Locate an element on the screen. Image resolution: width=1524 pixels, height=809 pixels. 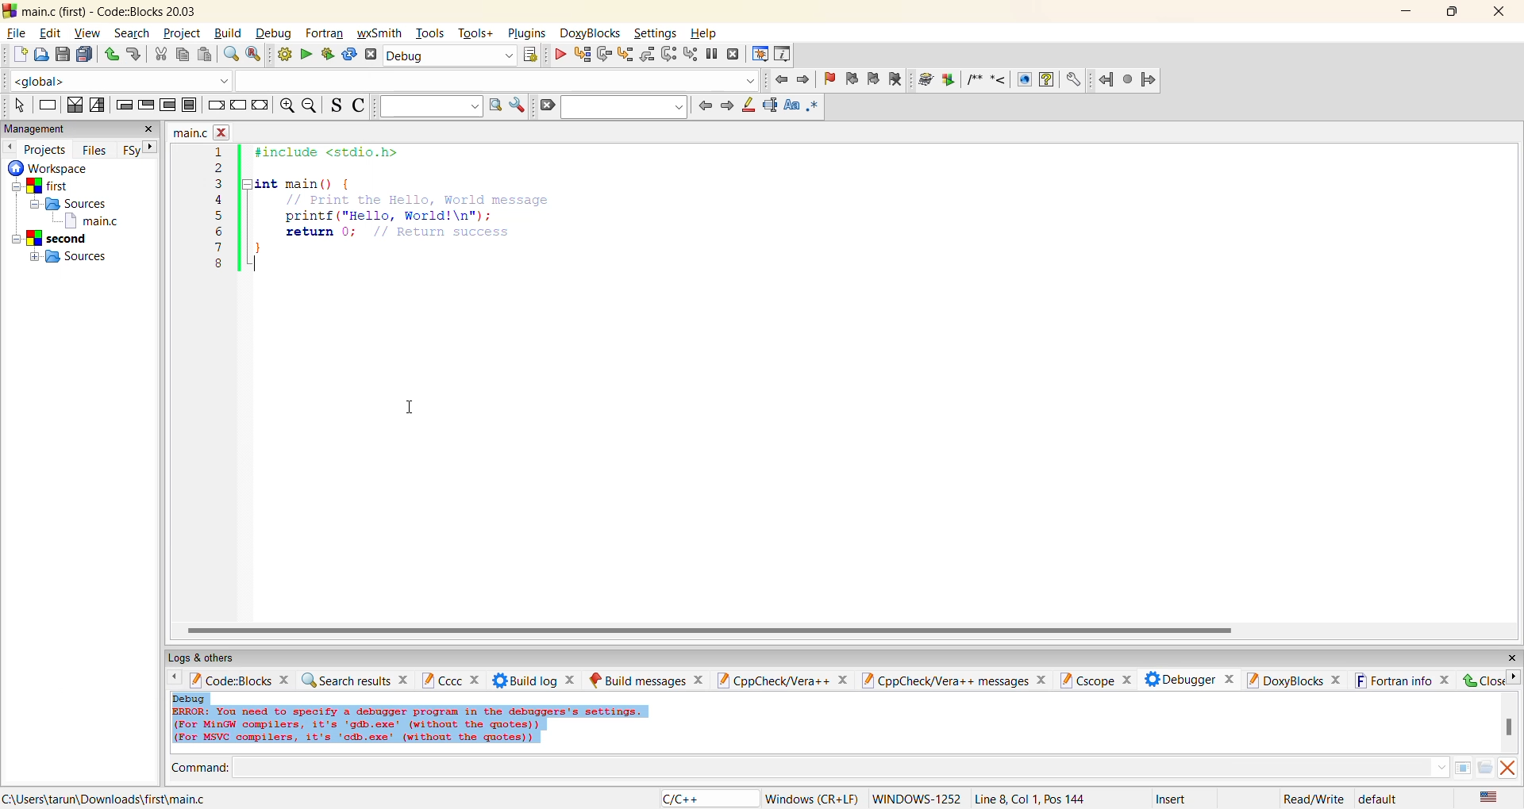
code:blocks is located at coordinates (241, 679).